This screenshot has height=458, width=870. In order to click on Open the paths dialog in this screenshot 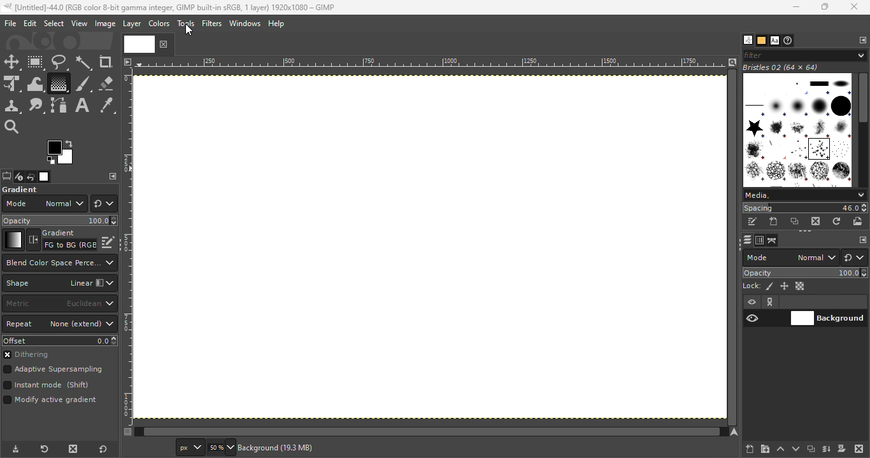, I will do `click(773, 240)`.